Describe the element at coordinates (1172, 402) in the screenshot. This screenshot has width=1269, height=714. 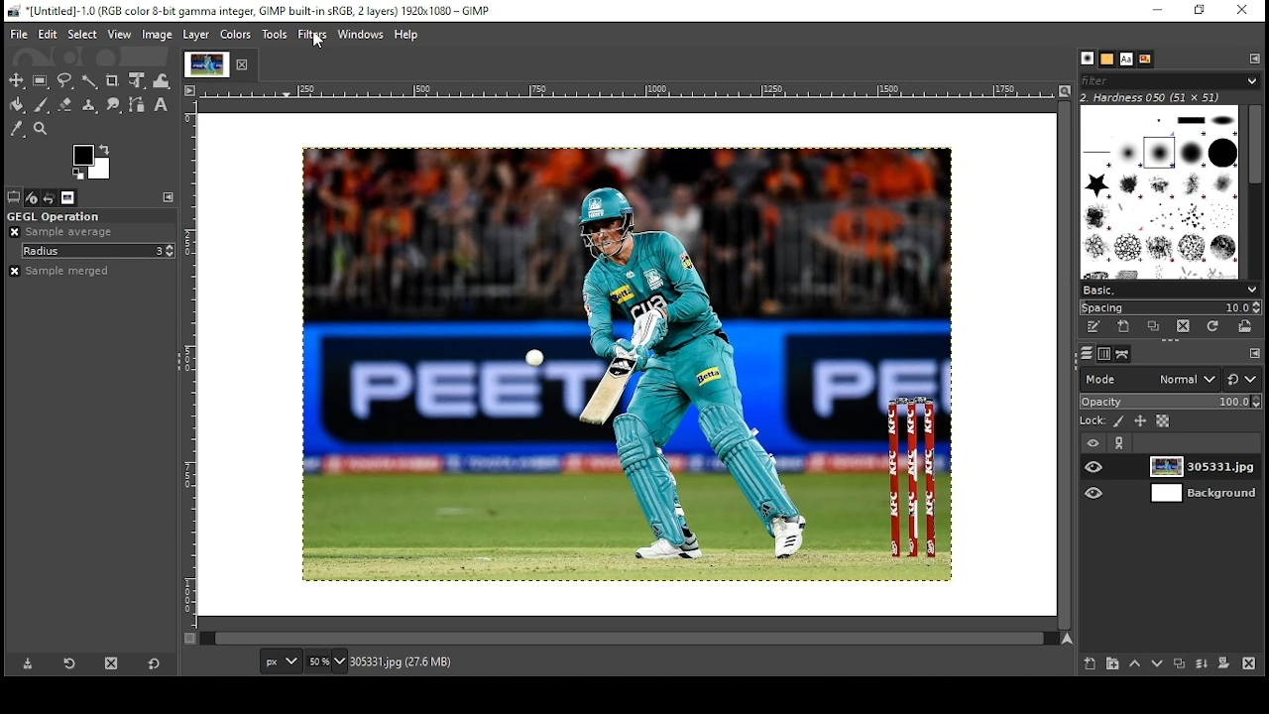
I see `opacity` at that location.